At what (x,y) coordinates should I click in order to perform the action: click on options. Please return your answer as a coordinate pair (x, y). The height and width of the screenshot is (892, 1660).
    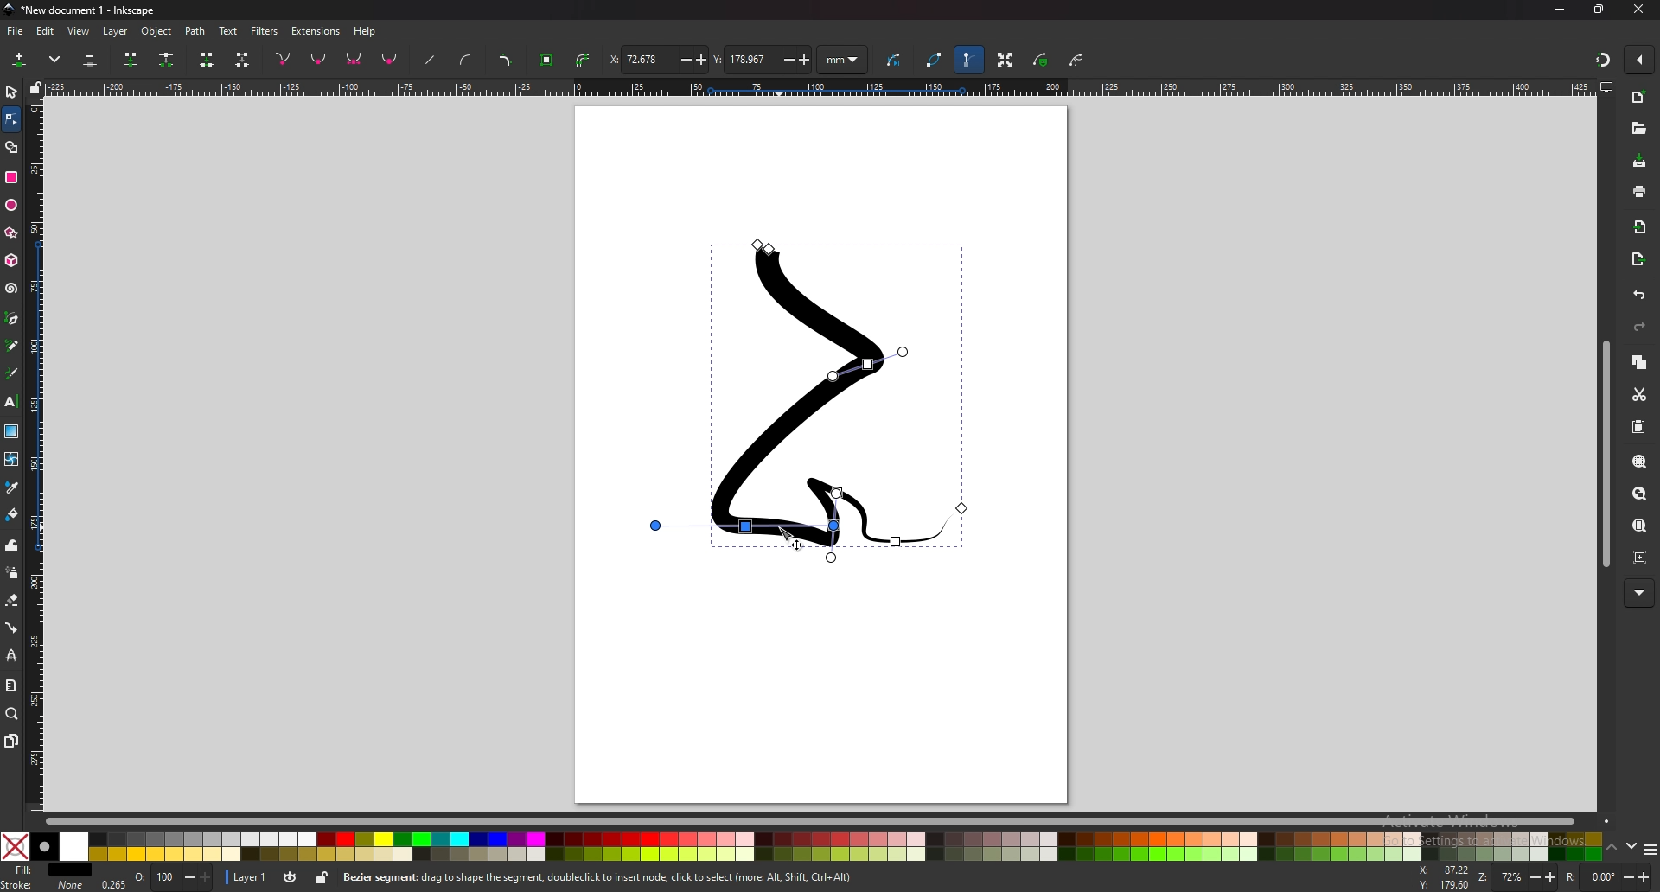
    Looking at the image, I should click on (1650, 849).